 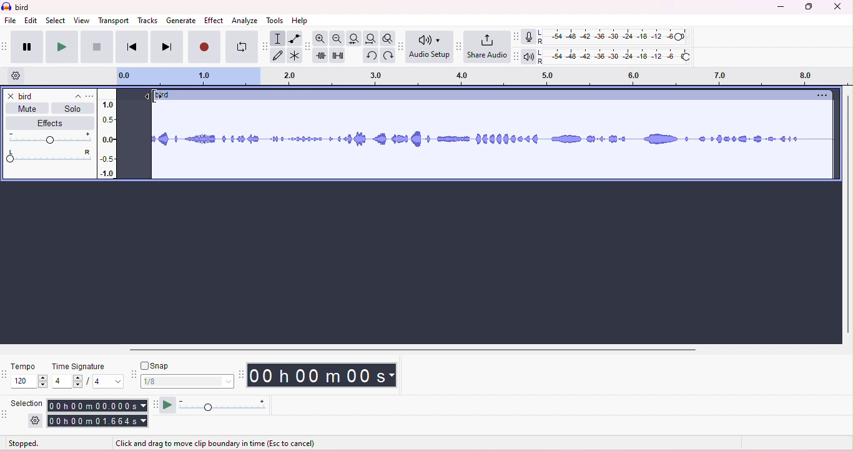 What do you see at coordinates (29, 402) in the screenshot?
I see `selection` at bounding box center [29, 402].